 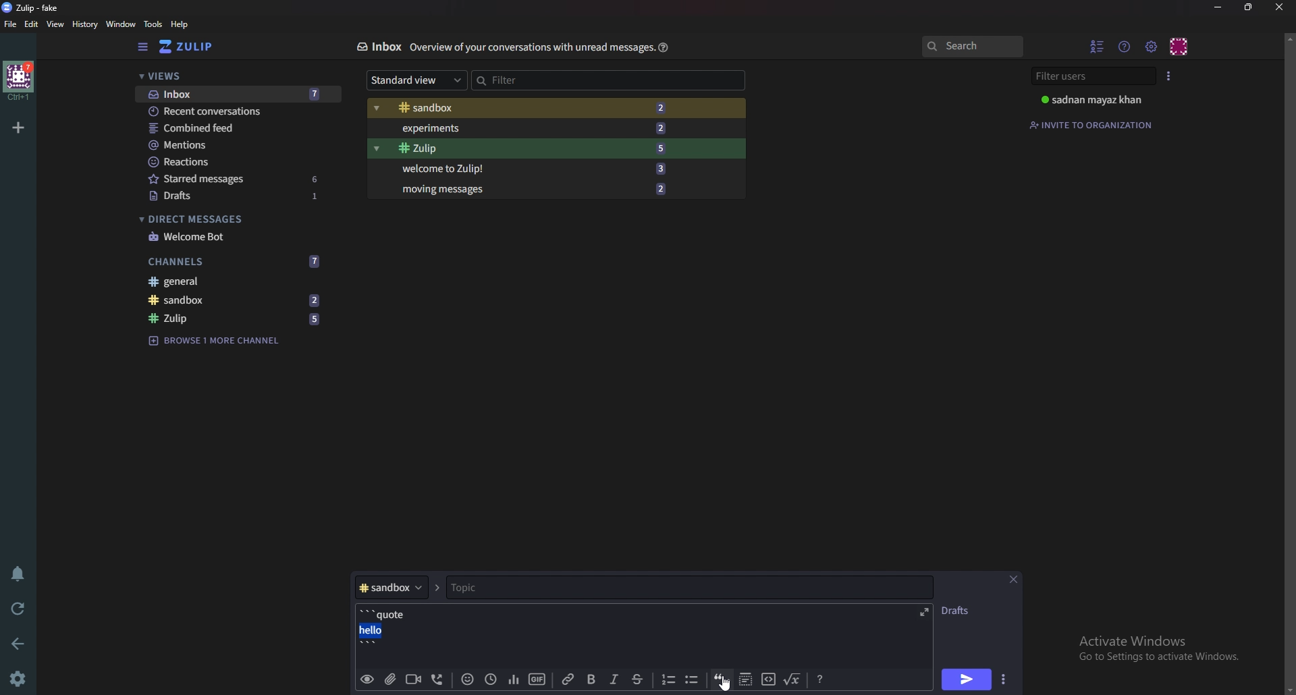 What do you see at coordinates (1181, 45) in the screenshot?
I see `Personal menu` at bounding box center [1181, 45].